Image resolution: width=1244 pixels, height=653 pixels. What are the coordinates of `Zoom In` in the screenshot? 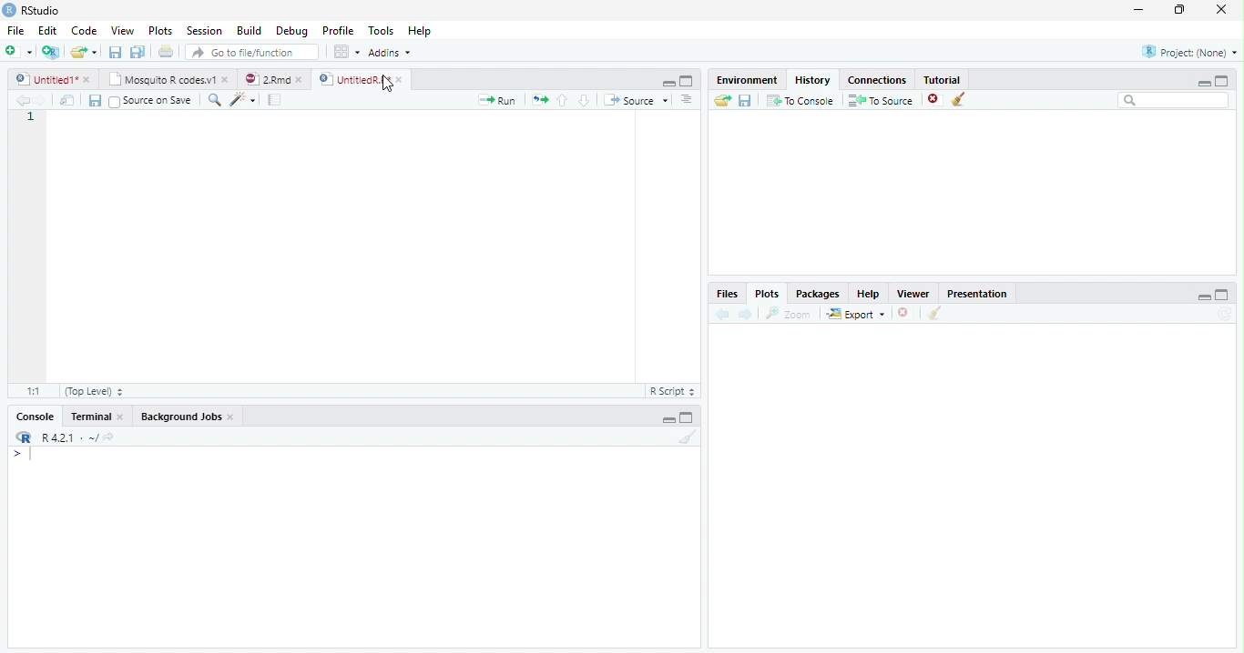 It's located at (213, 101).